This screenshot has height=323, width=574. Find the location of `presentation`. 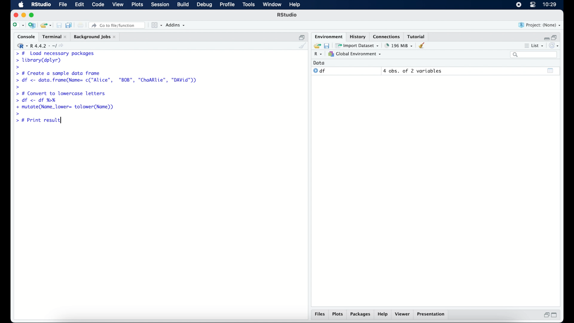

presentation is located at coordinates (432, 315).